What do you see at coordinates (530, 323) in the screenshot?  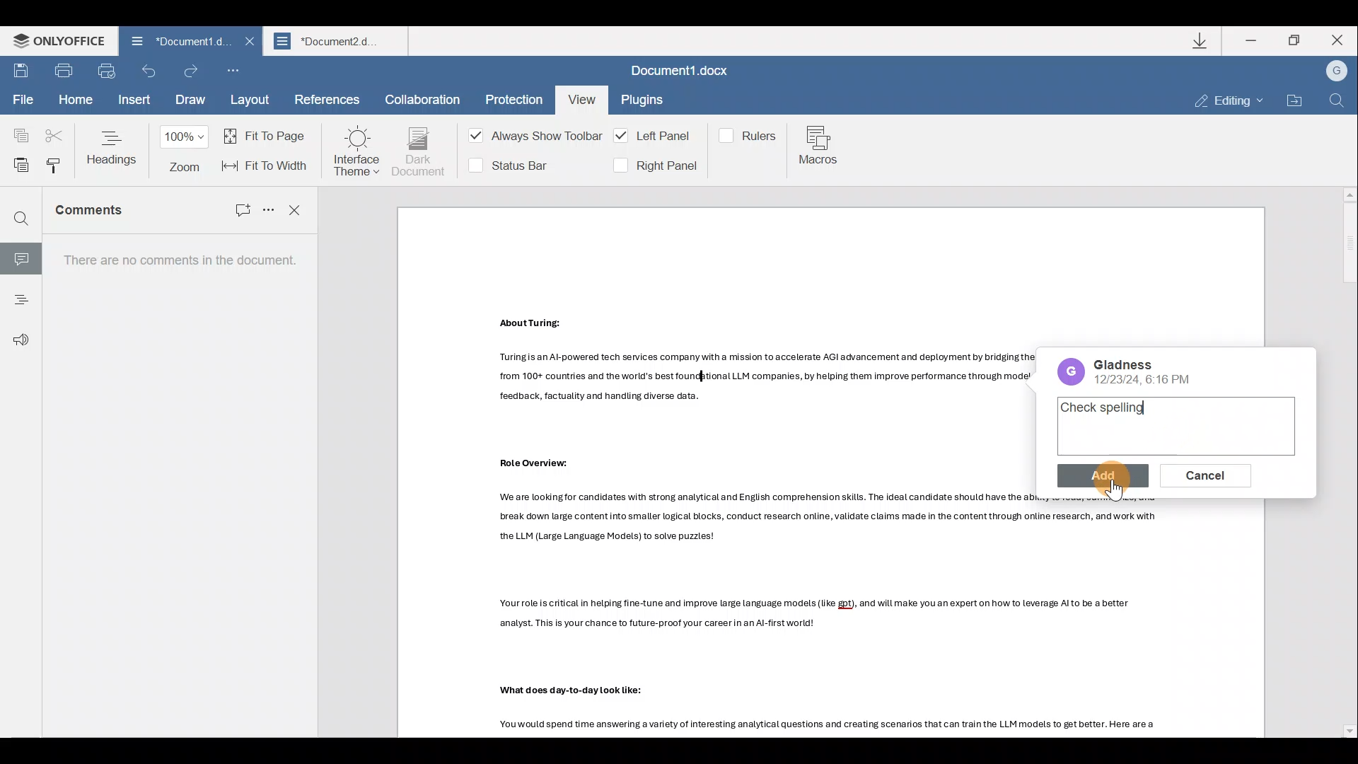 I see `` at bounding box center [530, 323].